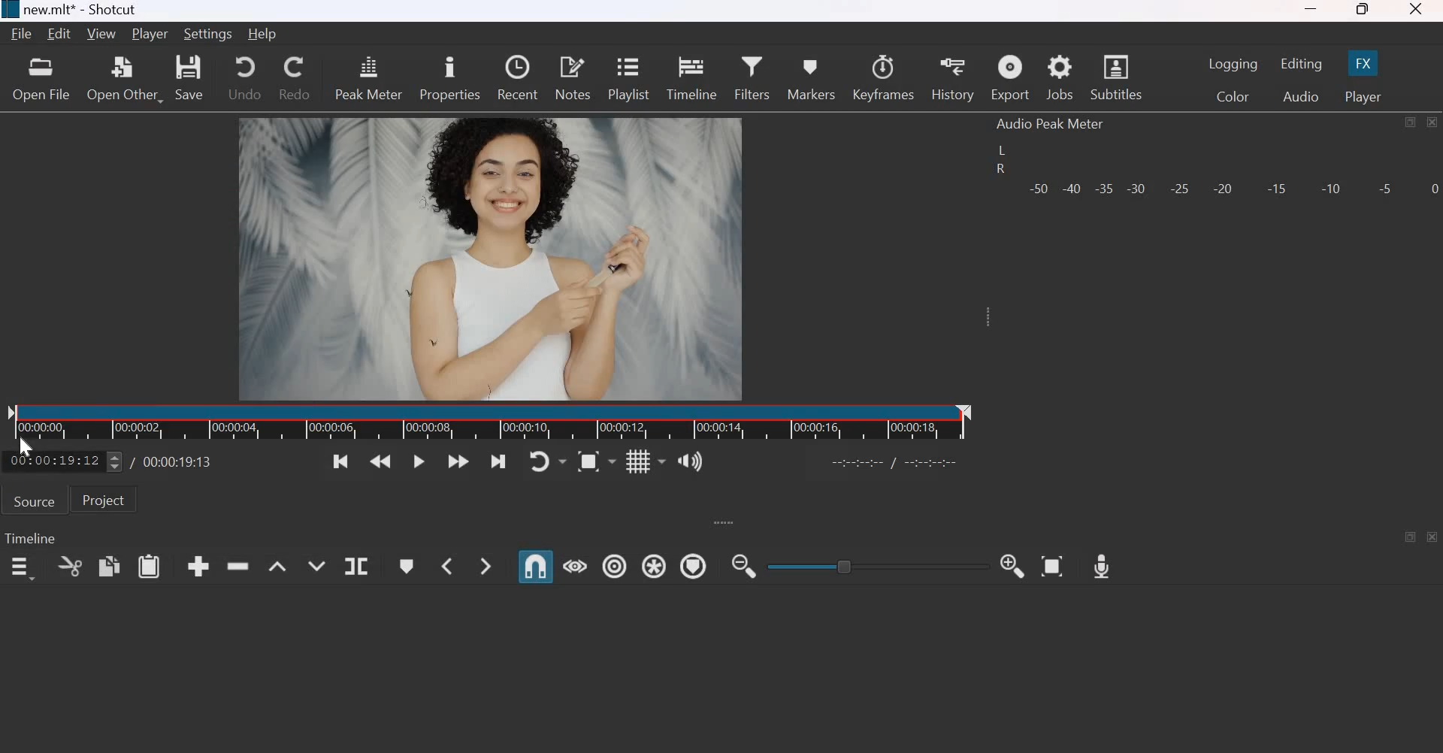 This screenshot has height=753, width=1443. Describe the element at coordinates (293, 77) in the screenshot. I see `redo` at that location.